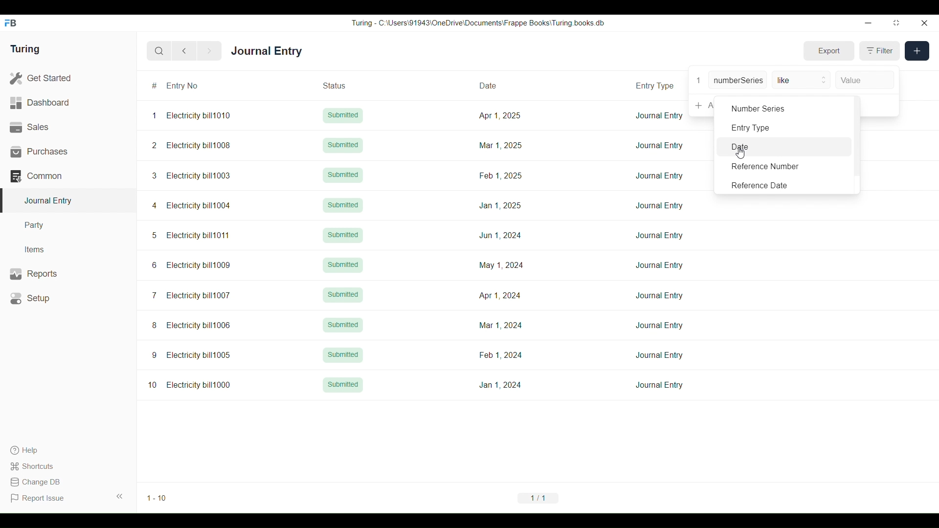 This screenshot has width=939, height=528. What do you see at coordinates (37, 450) in the screenshot?
I see `Help` at bounding box center [37, 450].